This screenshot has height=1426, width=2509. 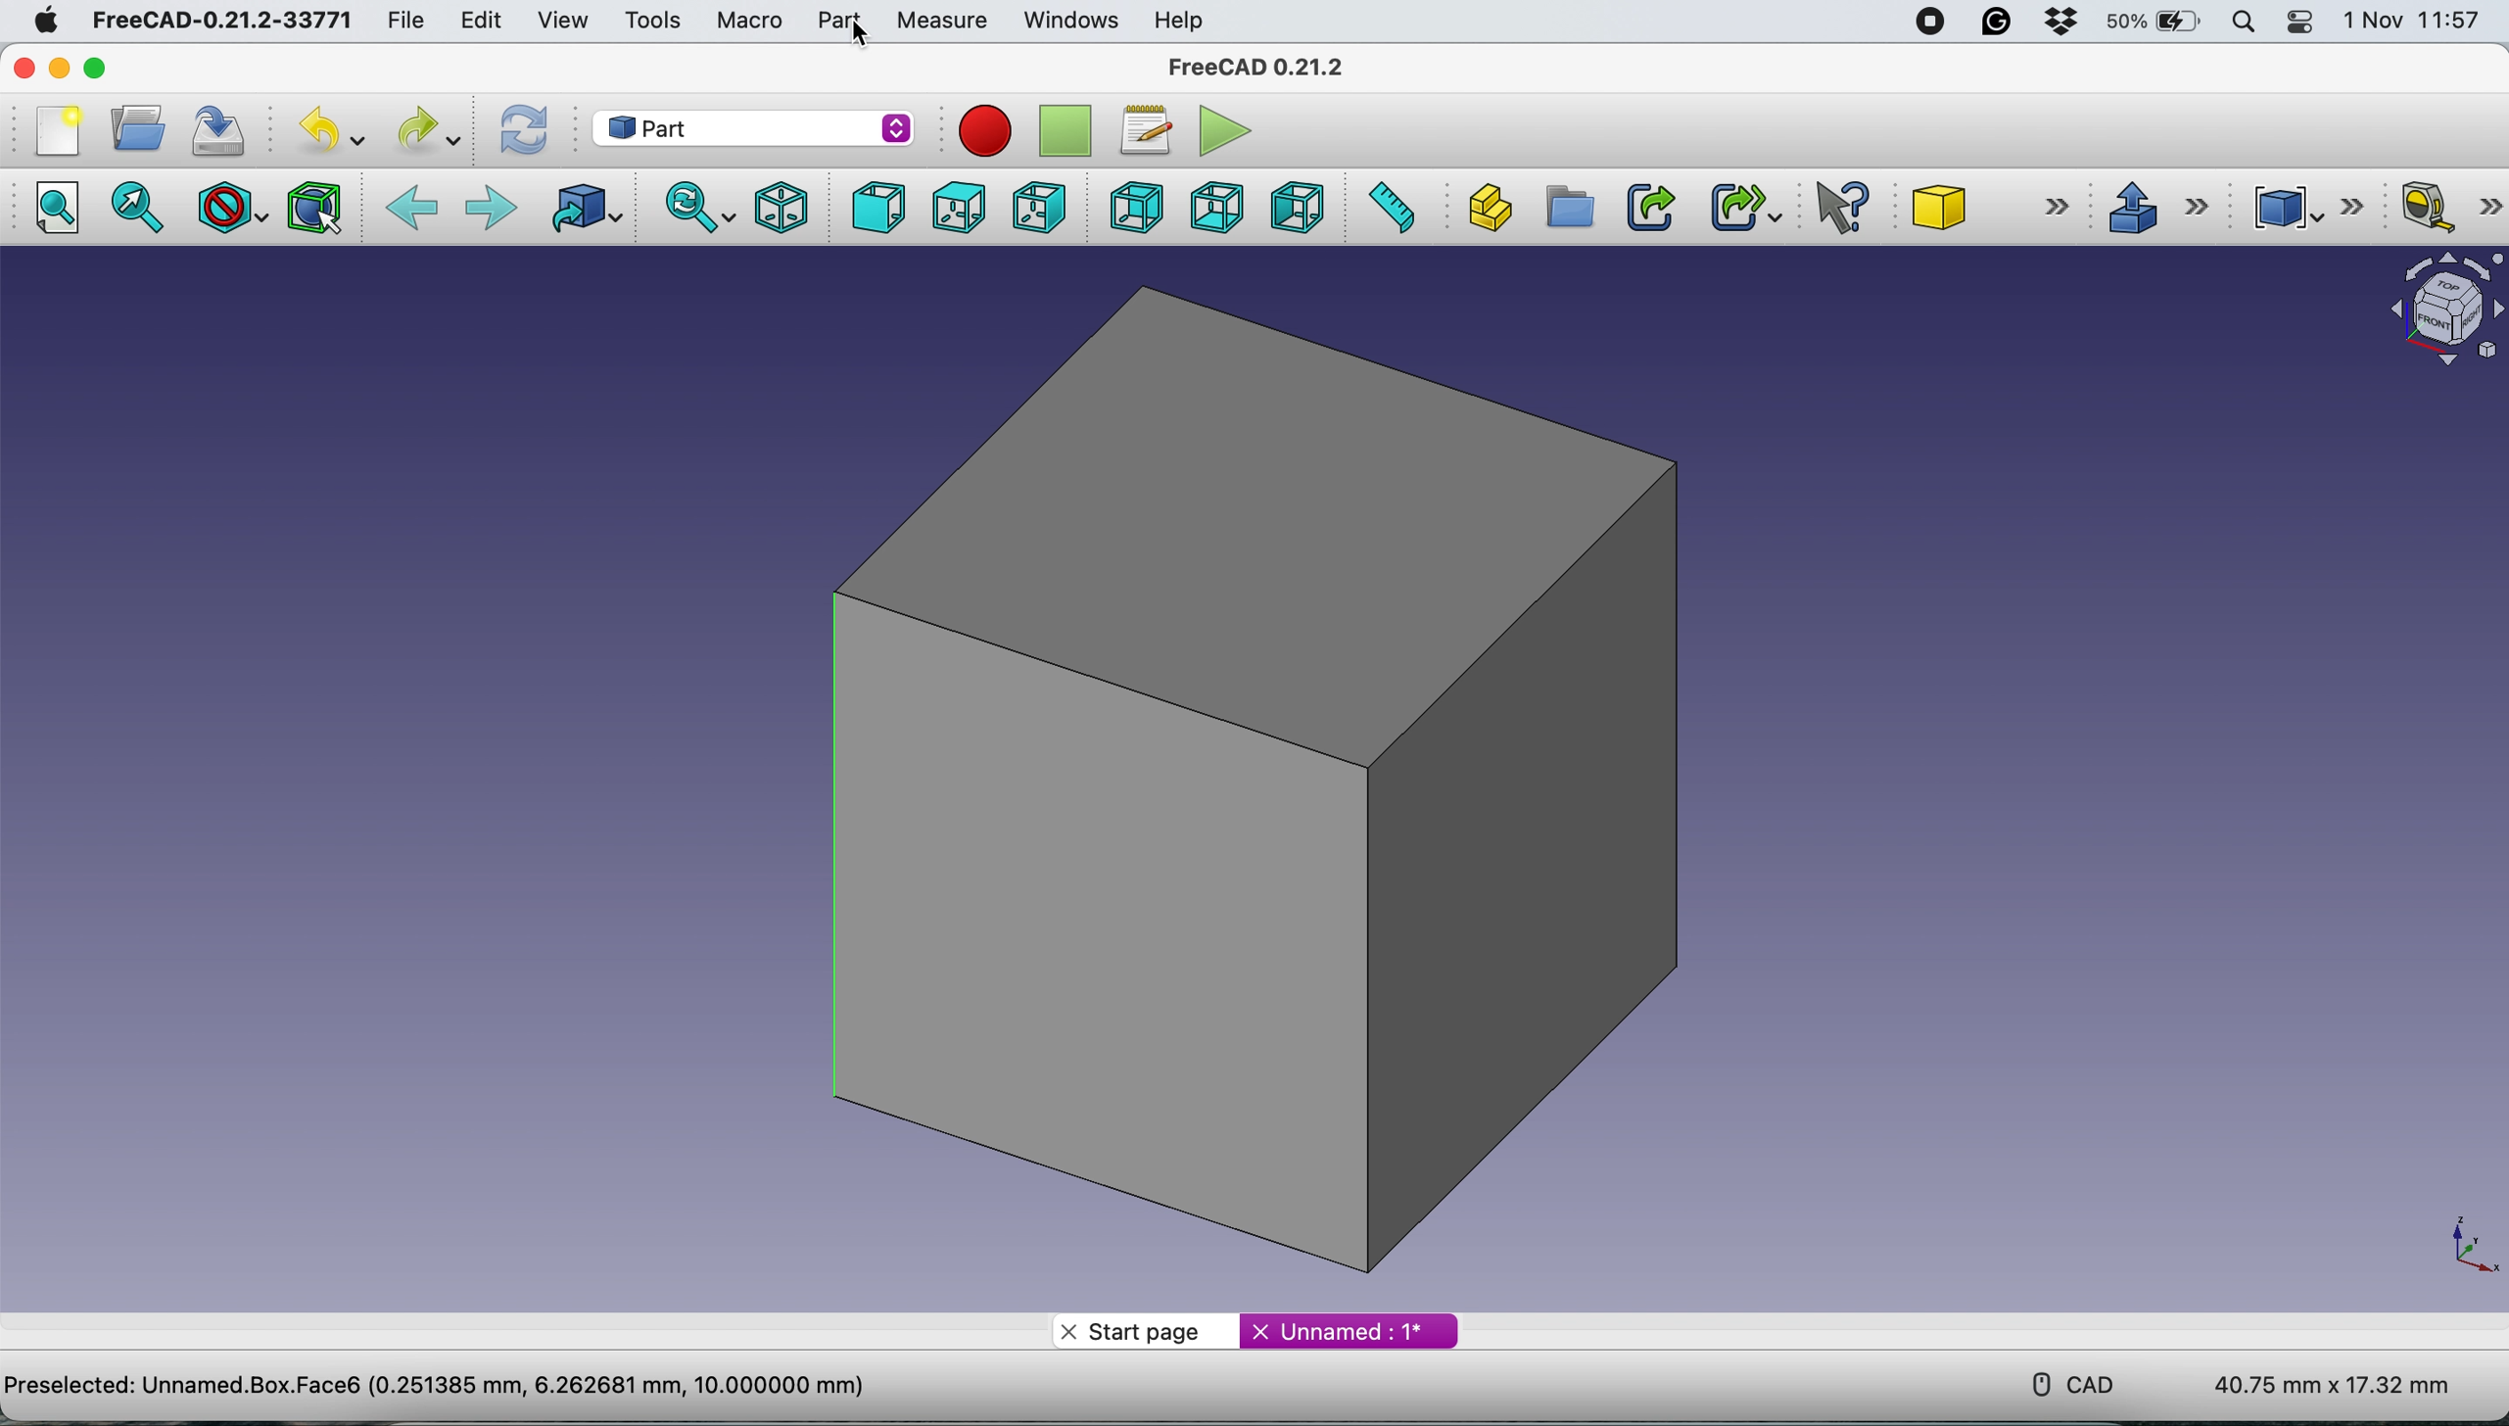 What do you see at coordinates (479, 22) in the screenshot?
I see `edit` at bounding box center [479, 22].